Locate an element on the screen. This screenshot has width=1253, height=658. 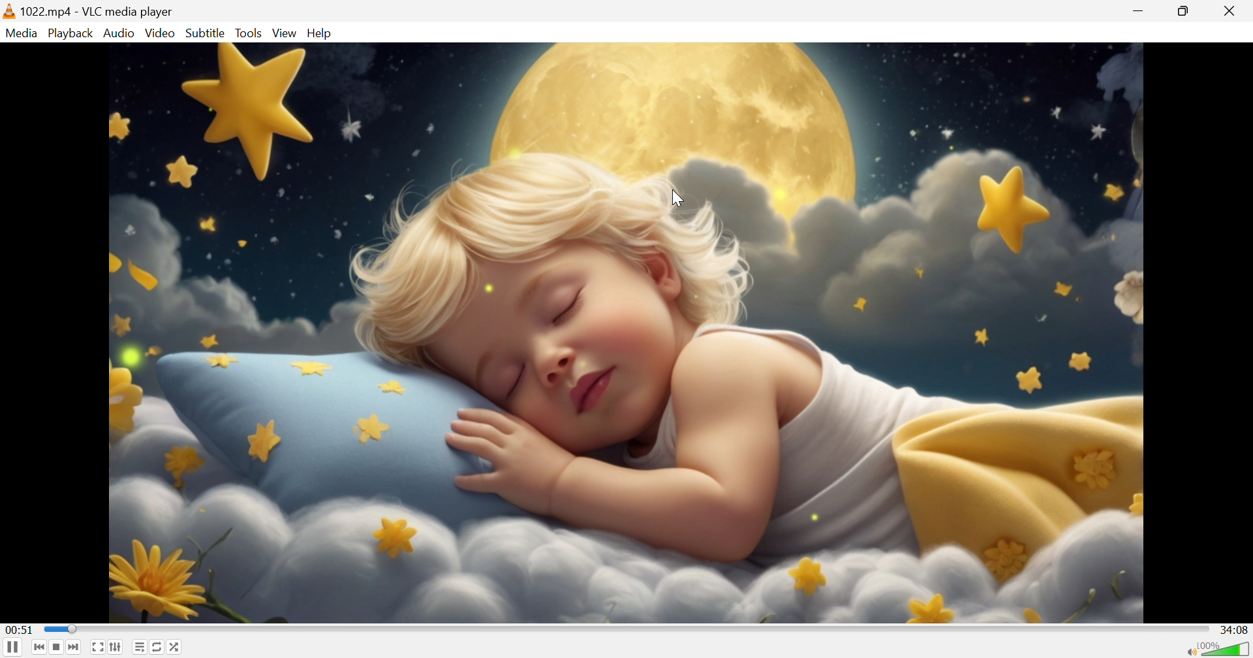
Playback is located at coordinates (69, 33).